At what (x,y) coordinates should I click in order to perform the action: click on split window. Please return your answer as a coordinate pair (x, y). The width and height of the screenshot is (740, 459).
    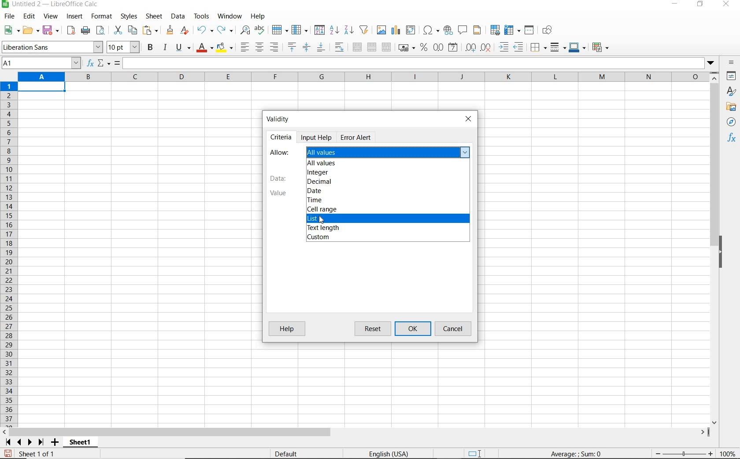
    Looking at the image, I should click on (529, 30).